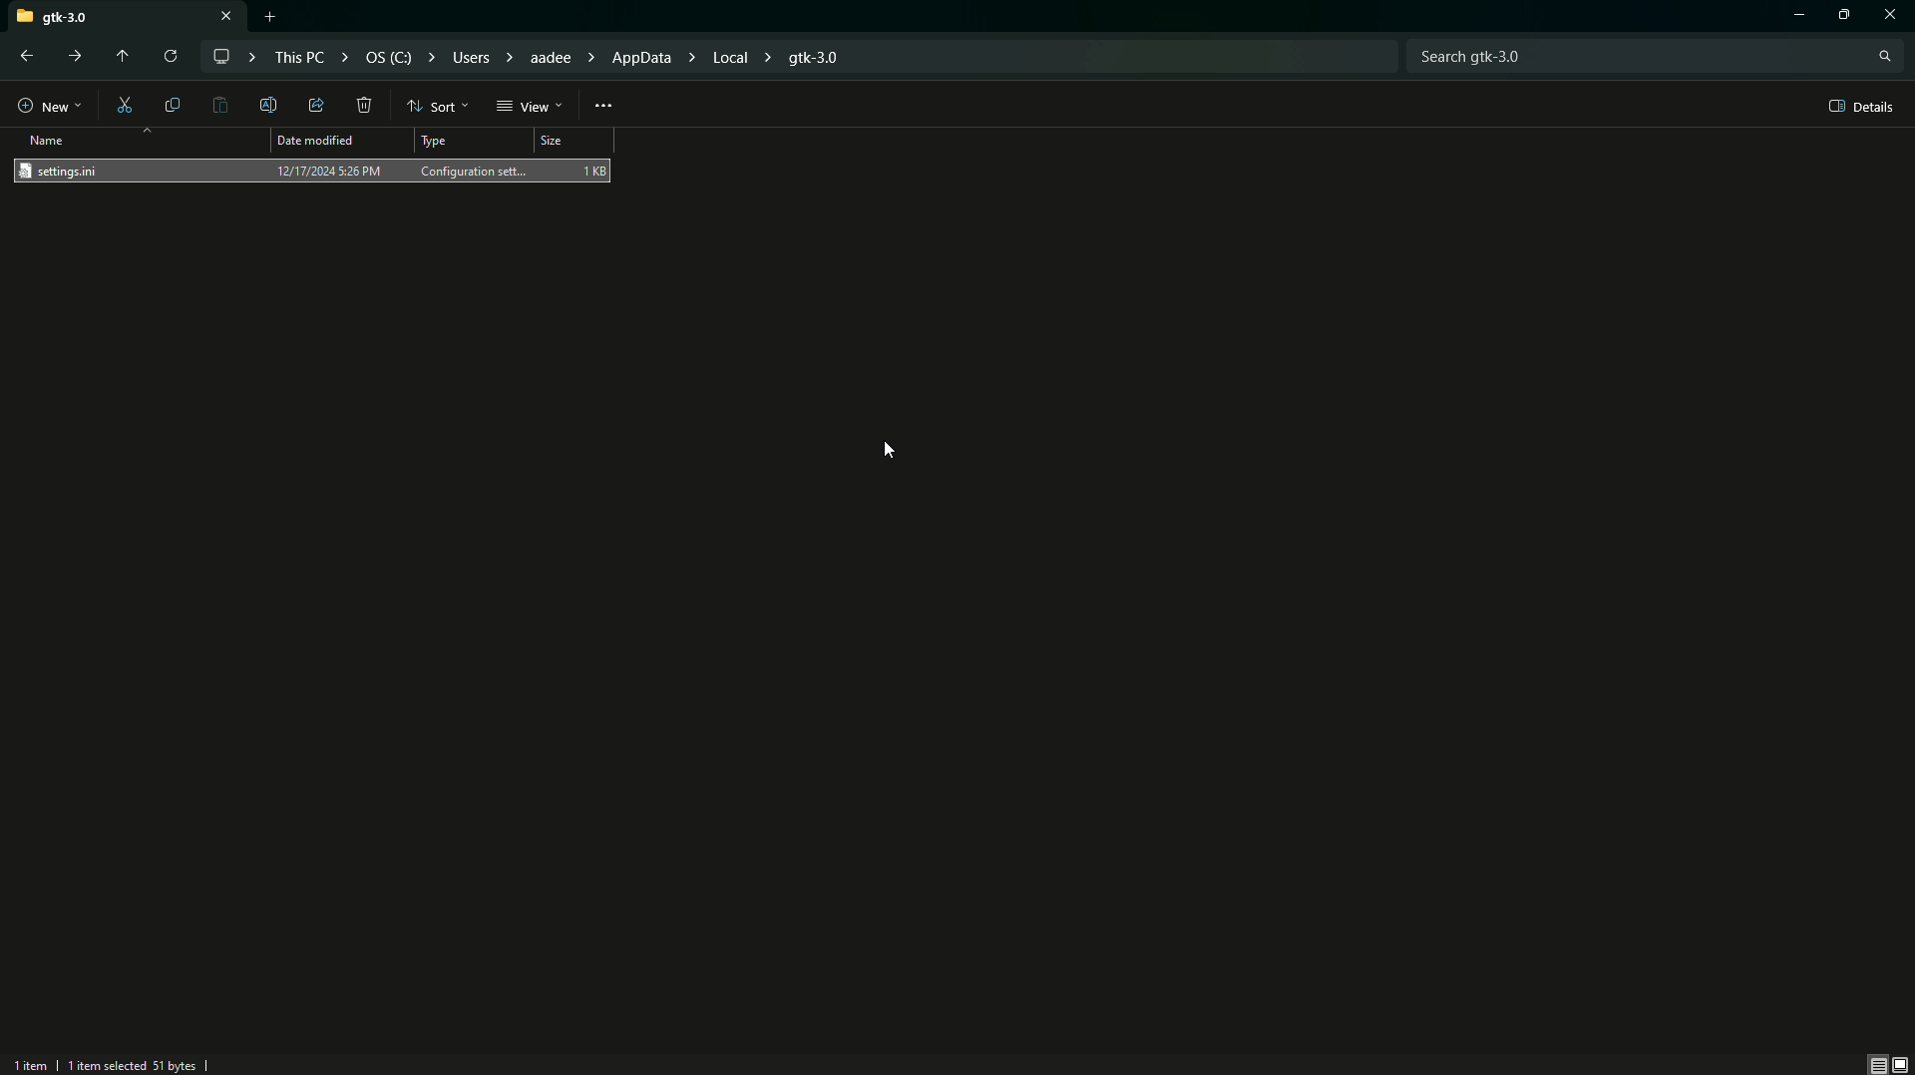  I want to click on Forward, so click(78, 58).